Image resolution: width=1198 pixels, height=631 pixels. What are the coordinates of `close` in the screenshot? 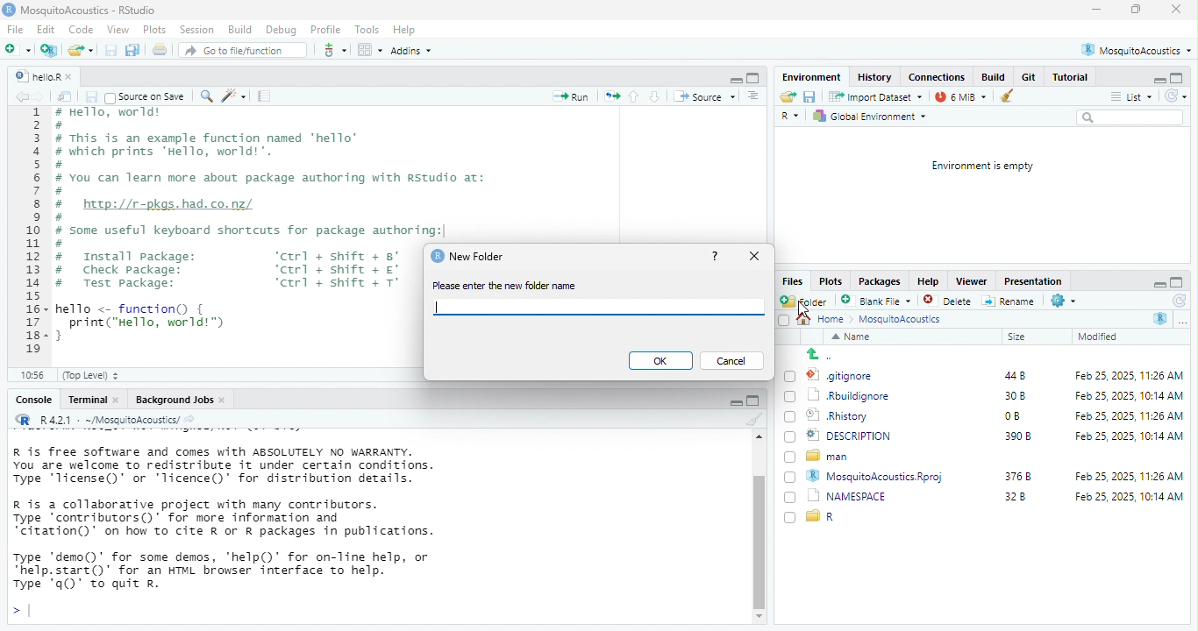 It's located at (74, 74).